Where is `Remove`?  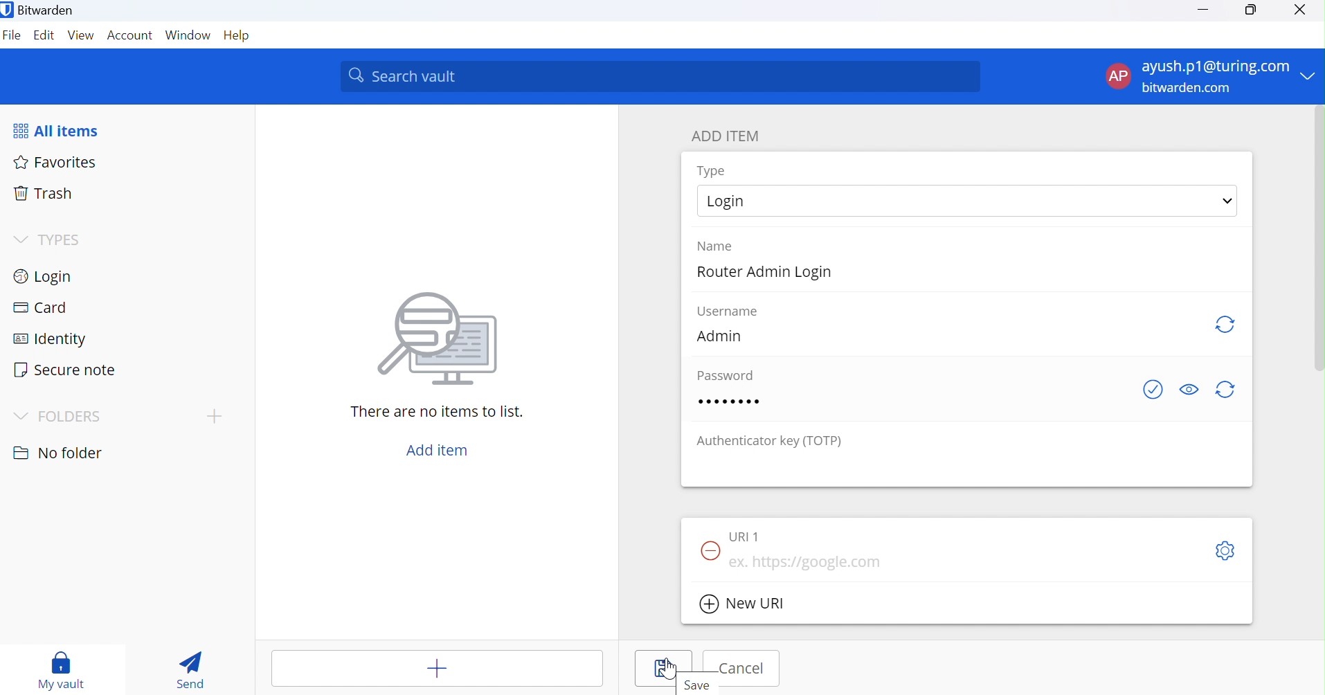
Remove is located at coordinates (710, 552).